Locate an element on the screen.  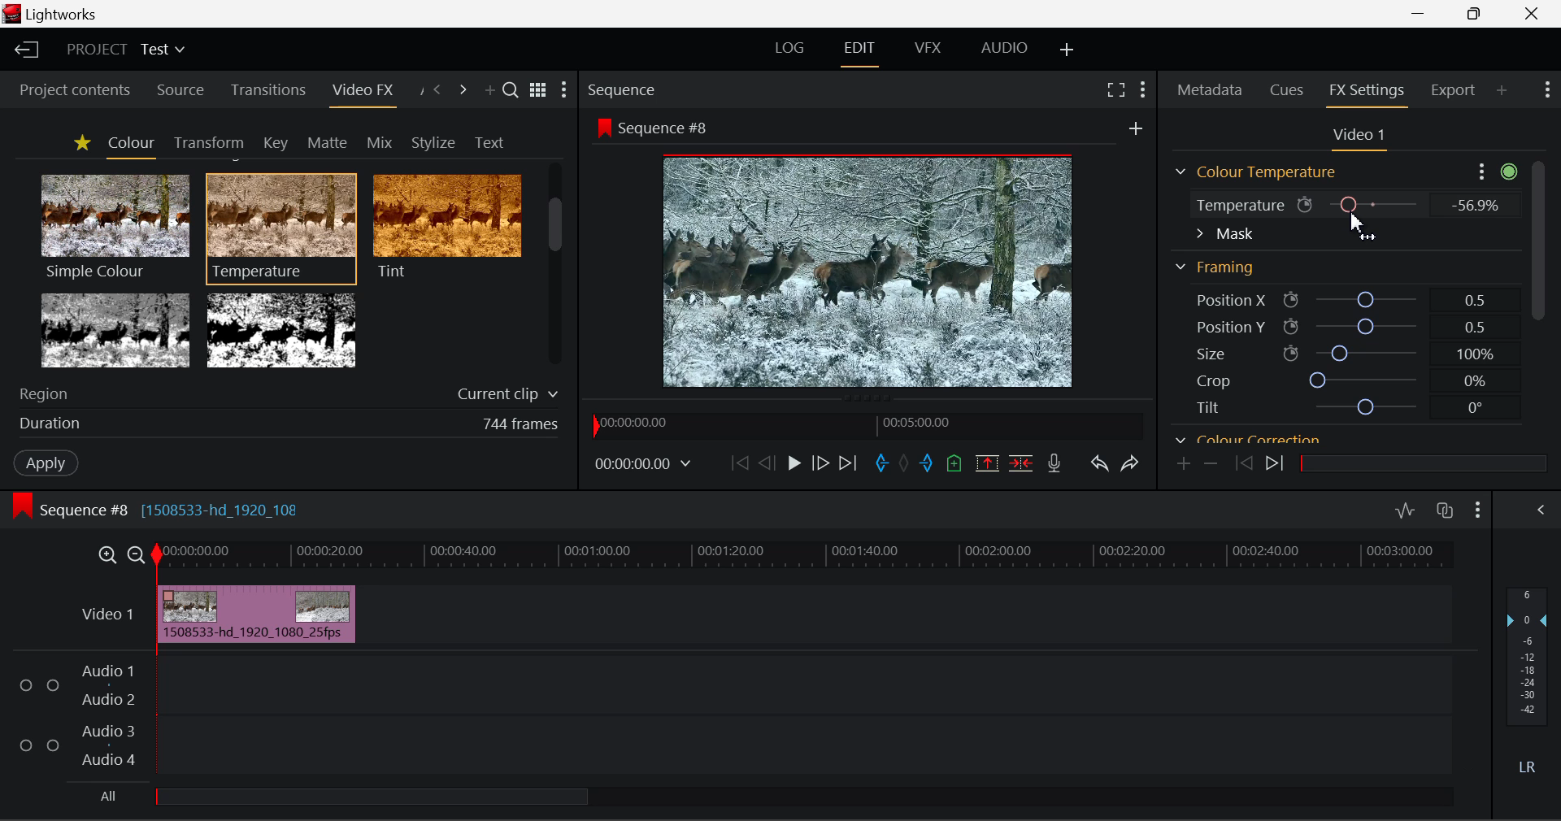
Stylize is located at coordinates (433, 141).